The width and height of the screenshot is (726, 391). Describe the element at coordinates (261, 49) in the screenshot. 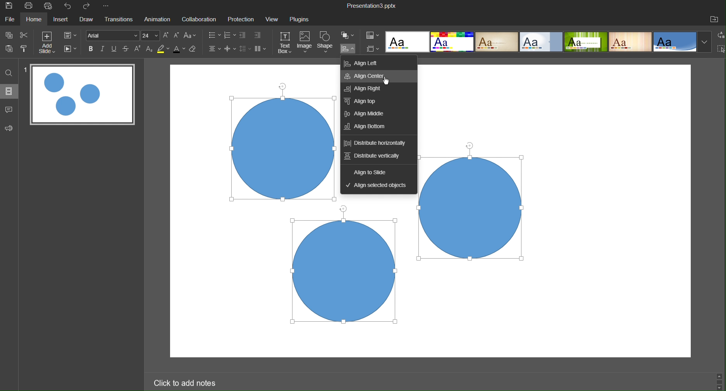

I see `Columns` at that location.